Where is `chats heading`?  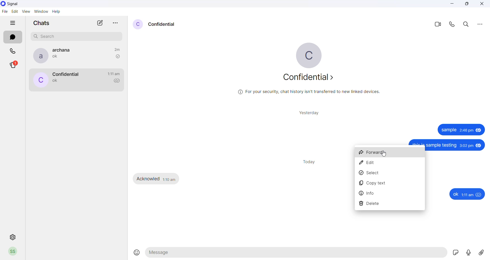 chats heading is located at coordinates (41, 24).